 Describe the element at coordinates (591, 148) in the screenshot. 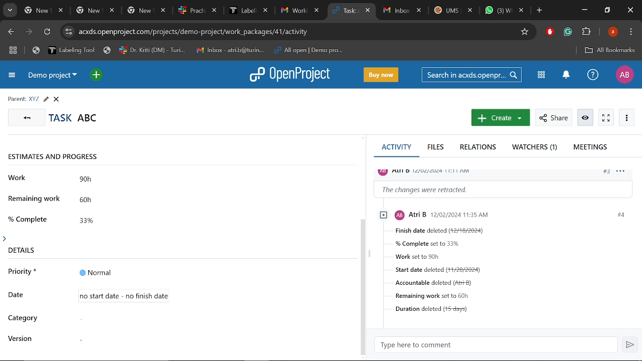

I see `Meetings` at that location.